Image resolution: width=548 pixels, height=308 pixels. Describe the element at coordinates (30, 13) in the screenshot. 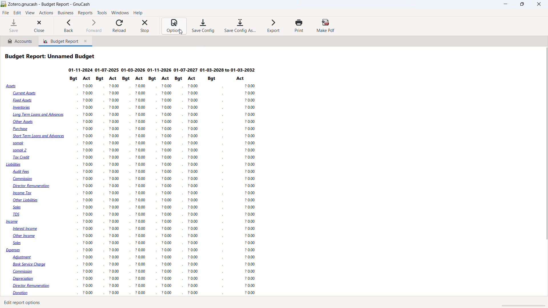

I see `view` at that location.